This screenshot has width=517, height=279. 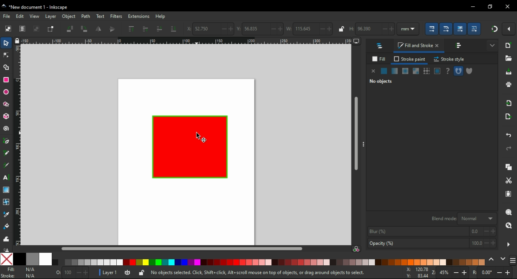 I want to click on extensions, so click(x=138, y=17).